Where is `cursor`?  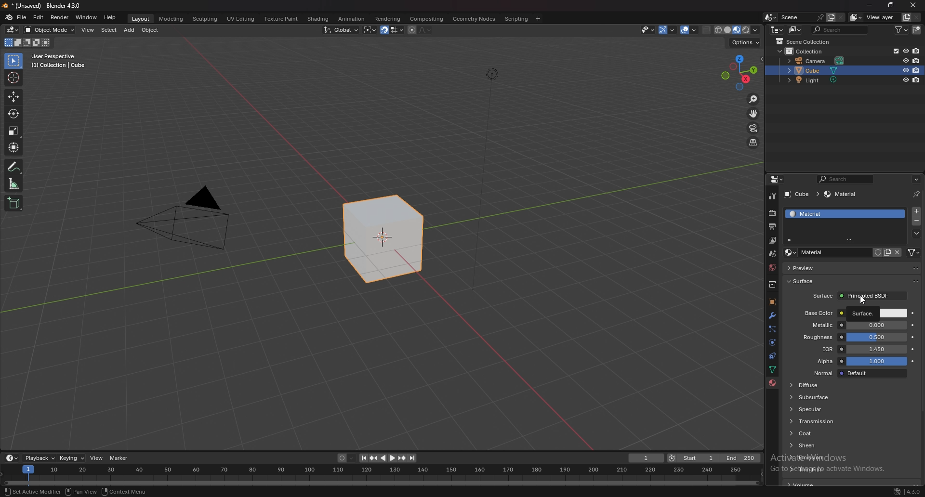 cursor is located at coordinates (14, 77).